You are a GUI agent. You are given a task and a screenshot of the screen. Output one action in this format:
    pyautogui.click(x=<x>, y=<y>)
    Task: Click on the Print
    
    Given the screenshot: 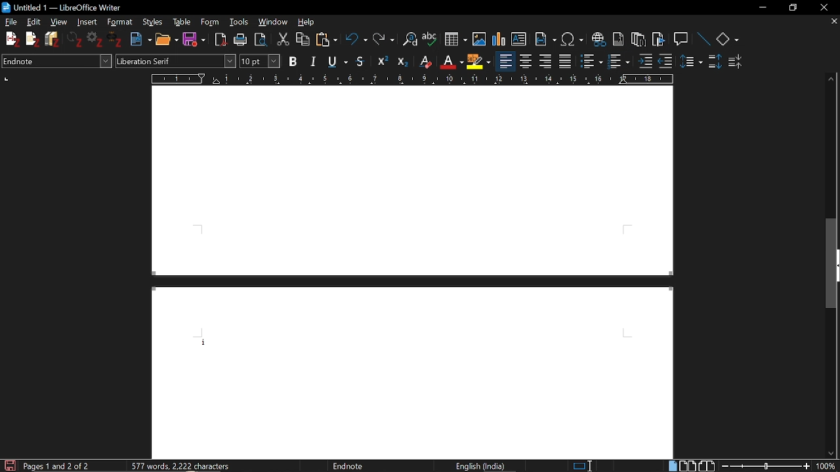 What is the action you would take?
    pyautogui.click(x=241, y=39)
    